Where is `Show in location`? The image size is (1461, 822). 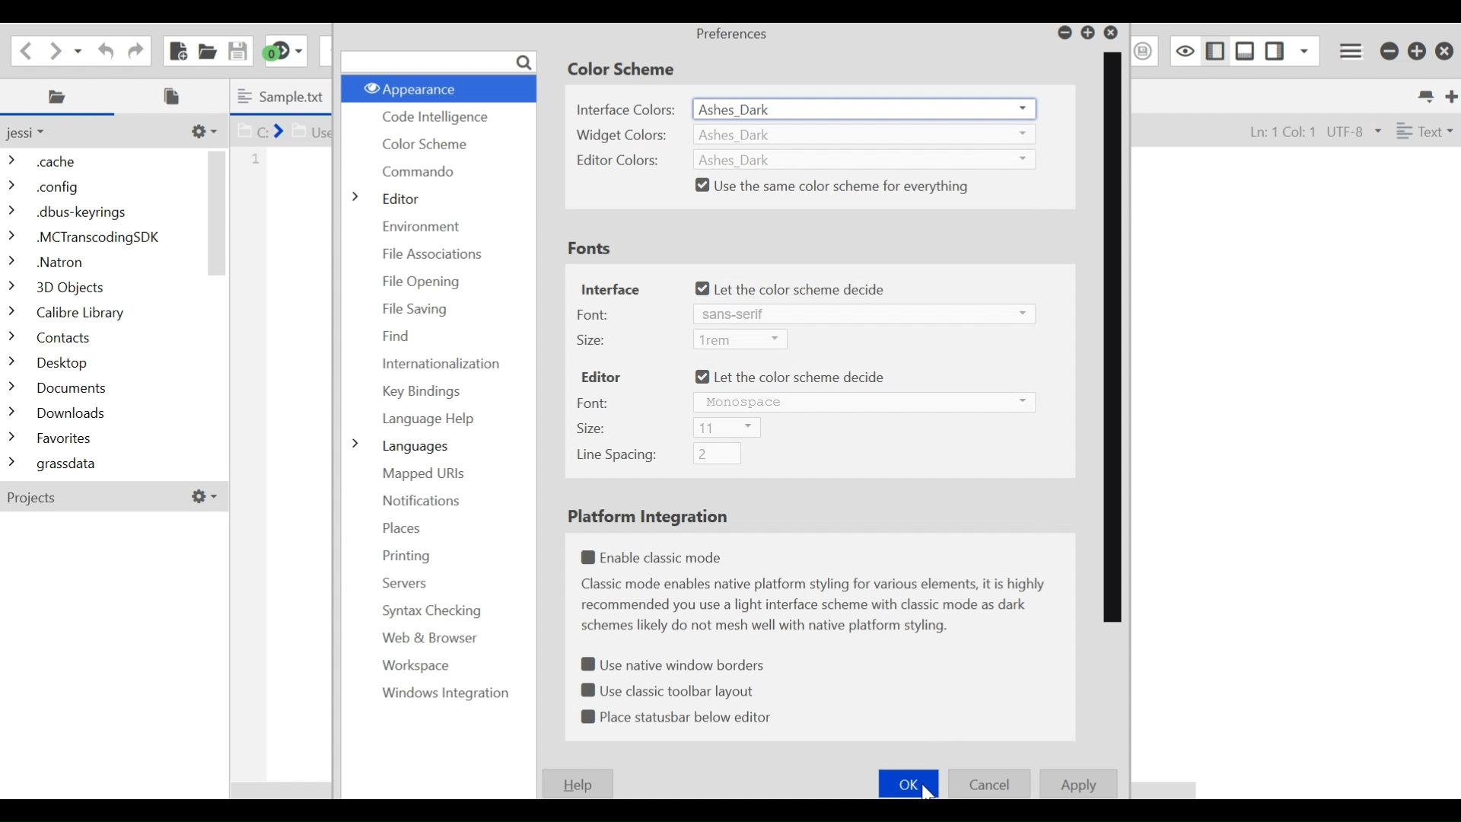
Show in location is located at coordinates (285, 129).